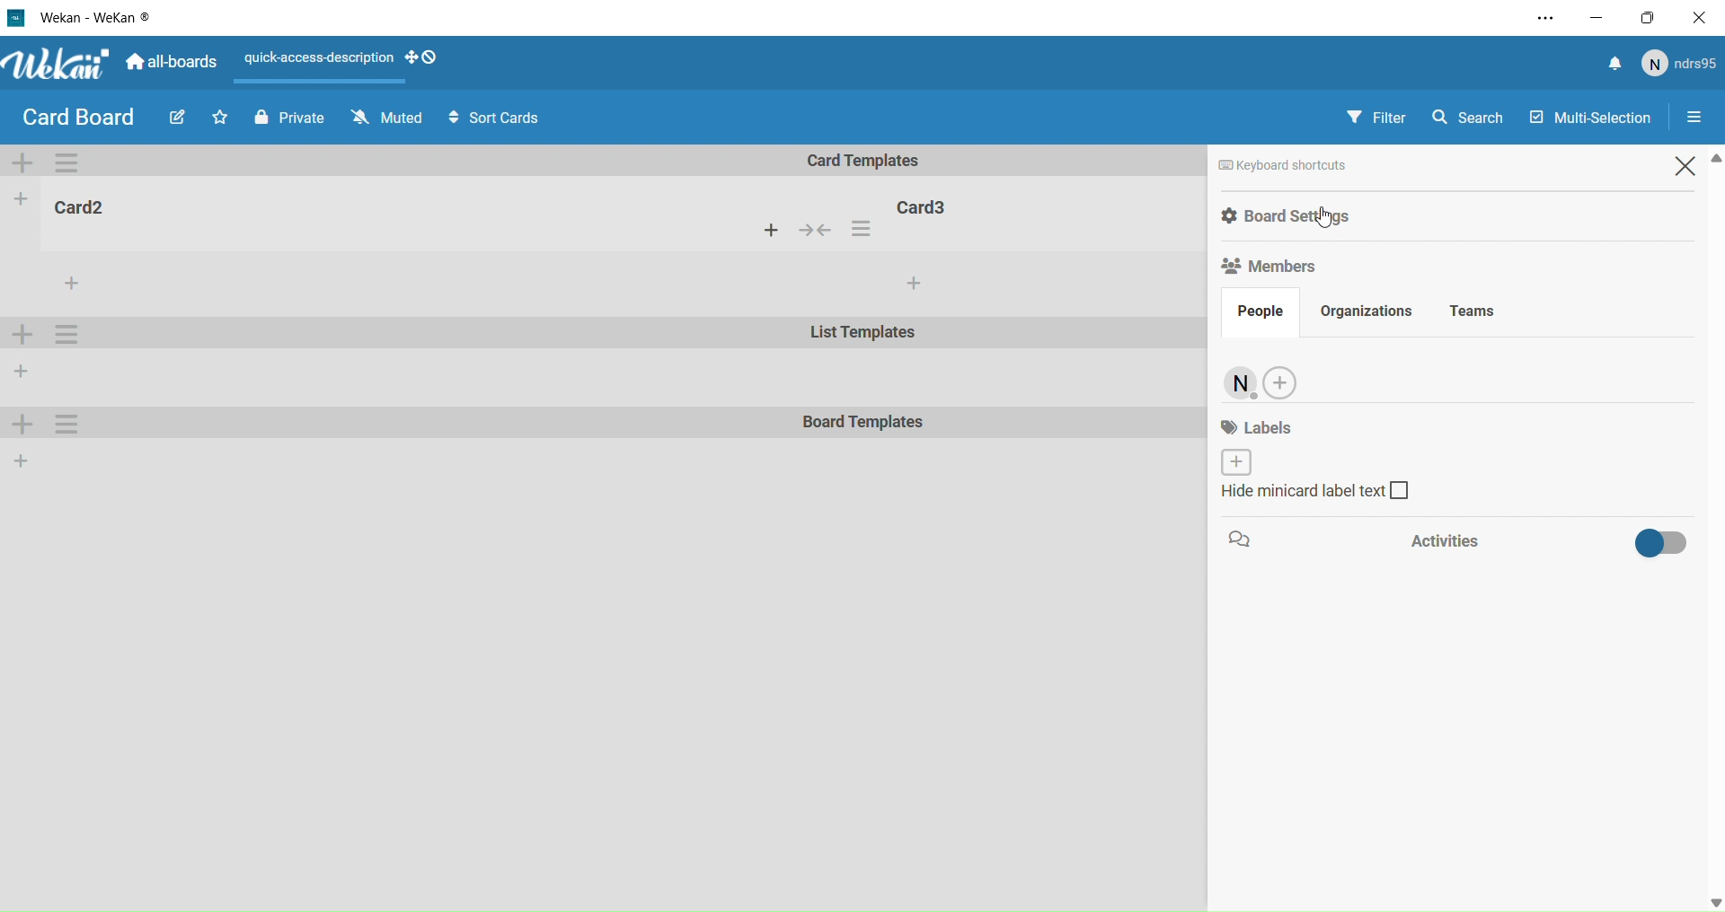  Describe the element at coordinates (105, 211) in the screenshot. I see `` at that location.